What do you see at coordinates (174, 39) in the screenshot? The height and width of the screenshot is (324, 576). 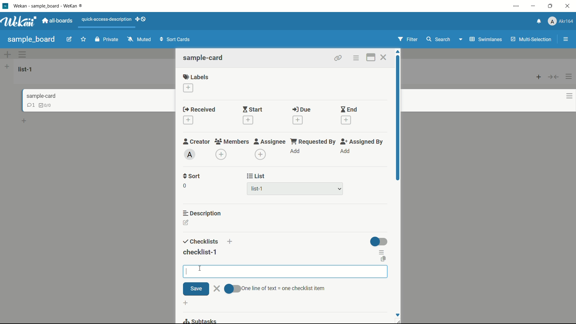 I see `Sort Cards` at bounding box center [174, 39].